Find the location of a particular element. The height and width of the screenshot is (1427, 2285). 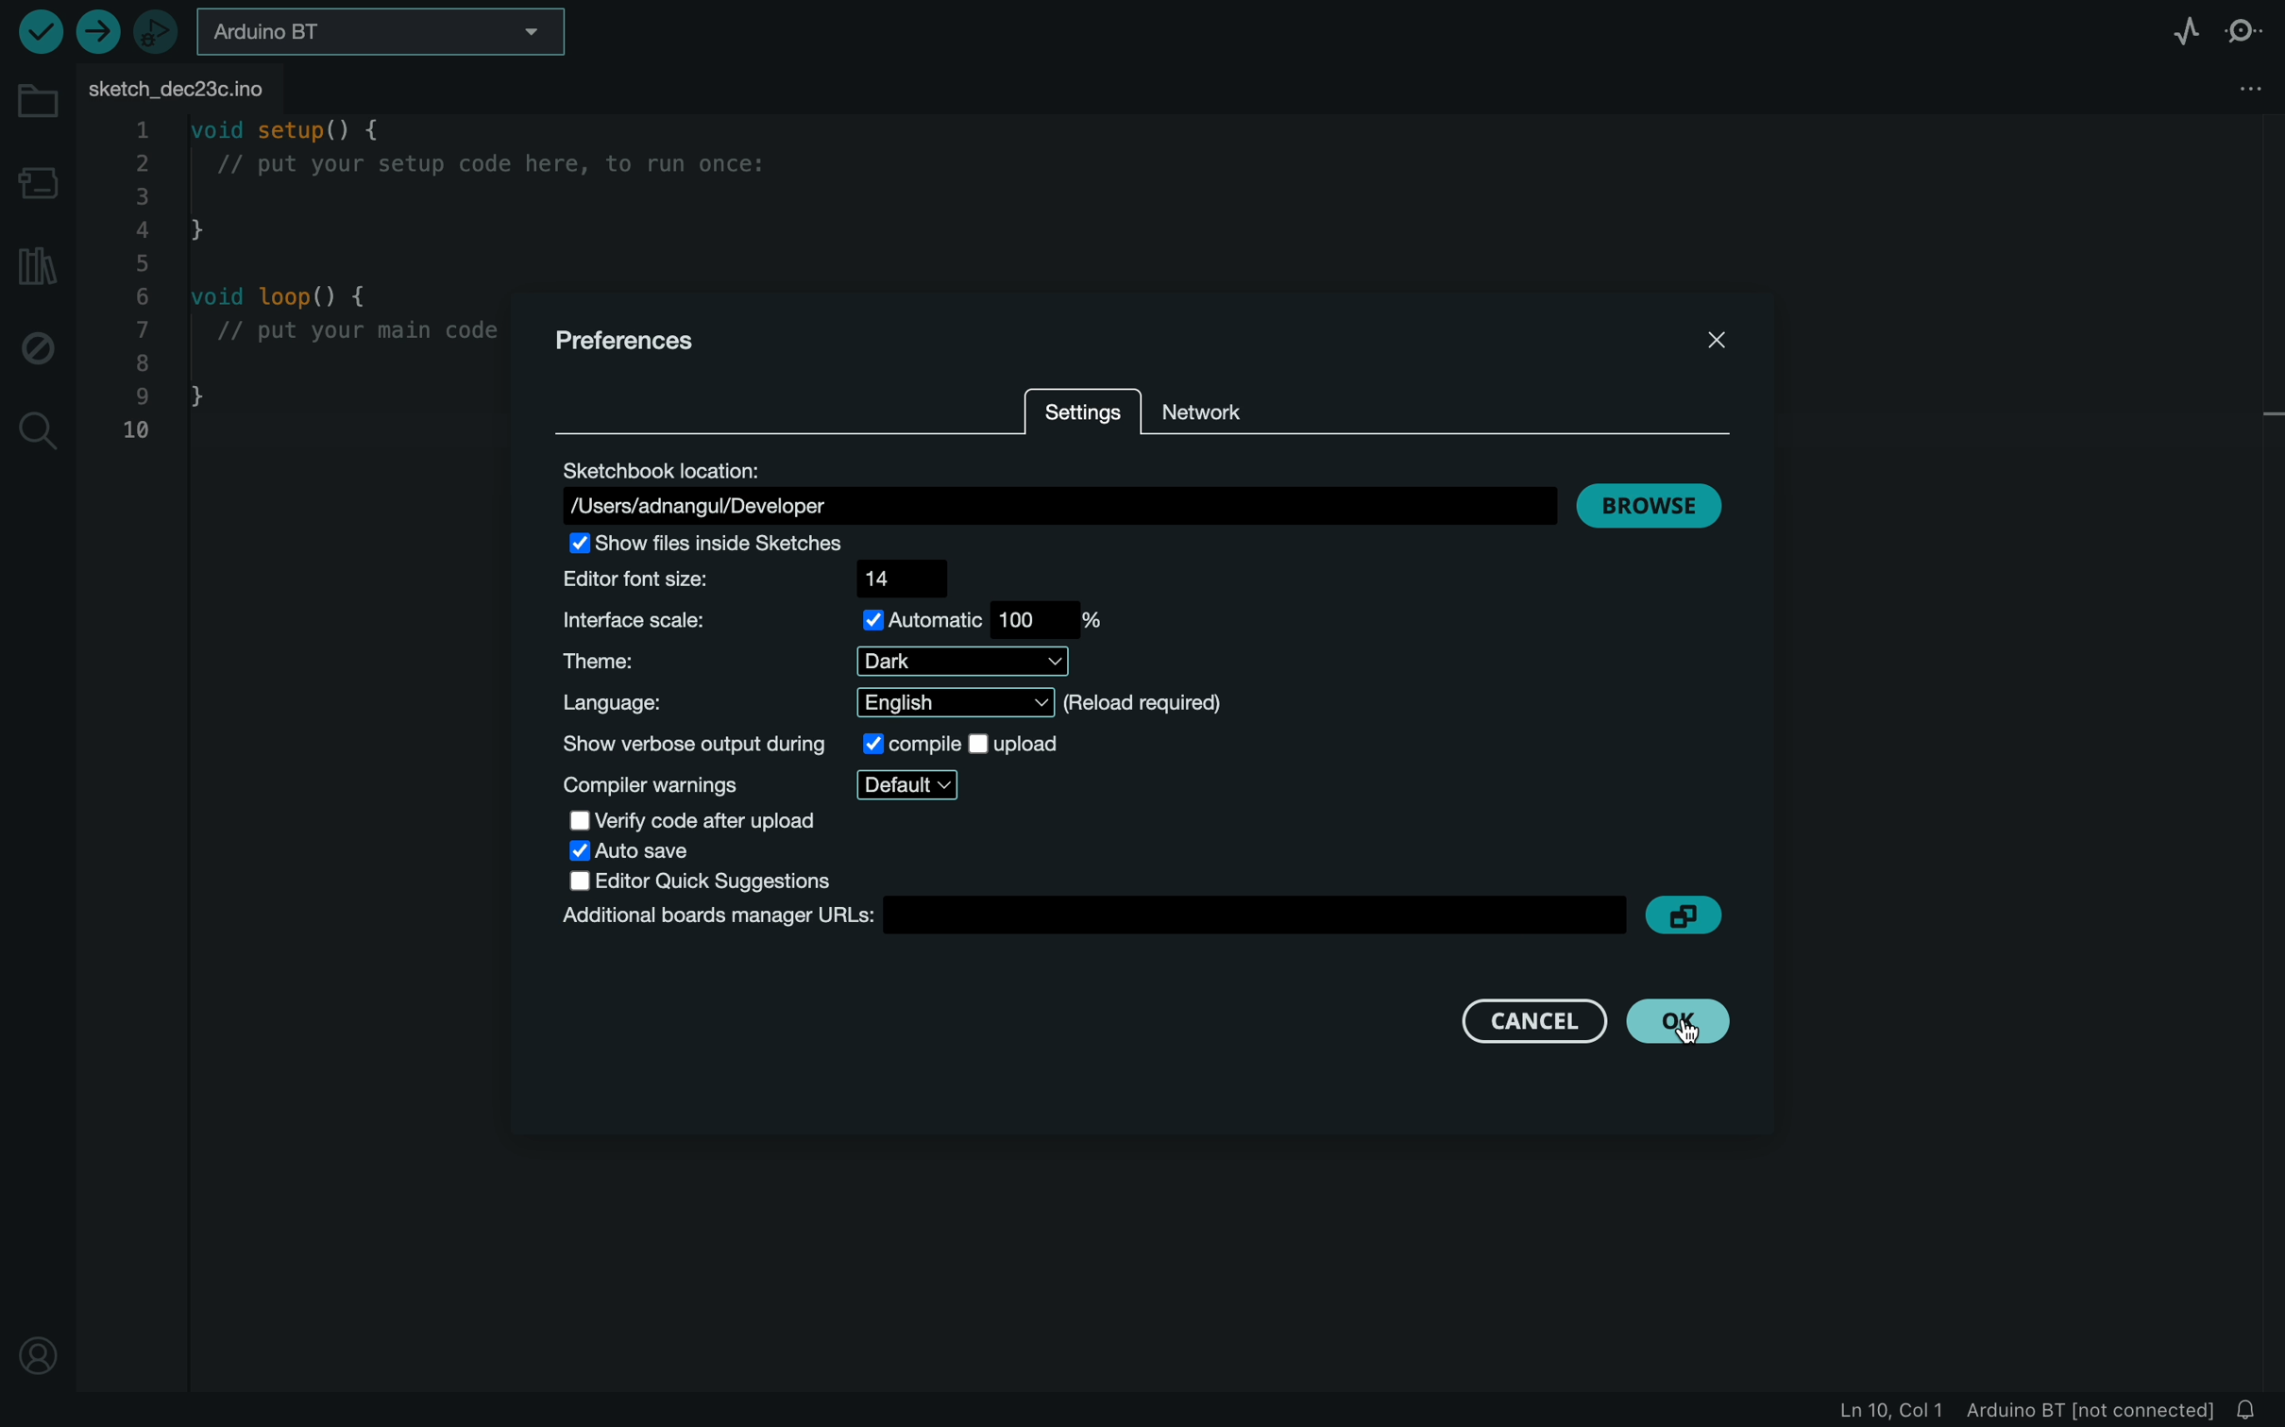

verify is located at coordinates (36, 31).